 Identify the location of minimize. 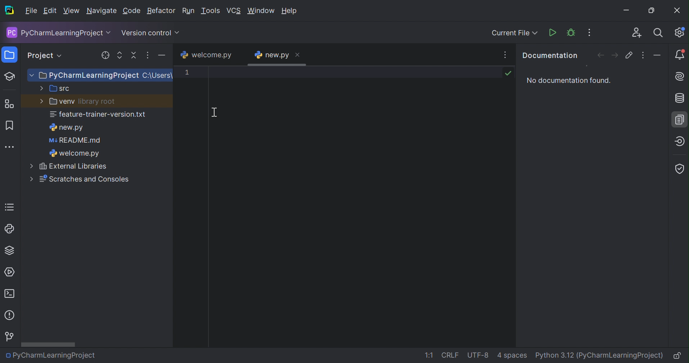
(163, 56).